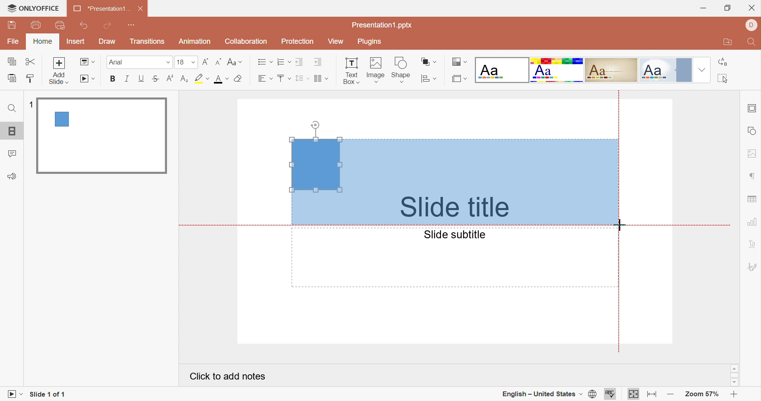 Image resolution: width=761 pixels, height=401 pixels. Describe the element at coordinates (752, 268) in the screenshot. I see `Signature settings` at that location.